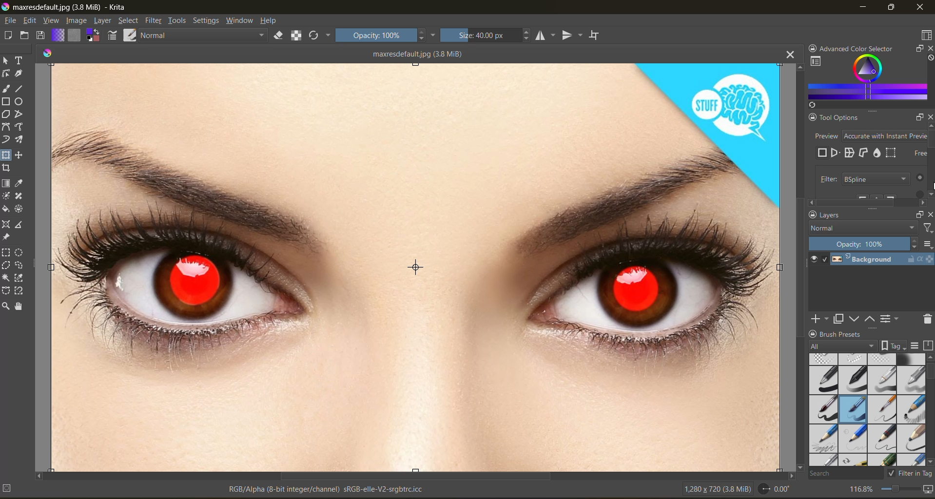 The height and width of the screenshot is (499, 935). Describe the element at coordinates (844, 474) in the screenshot. I see `search` at that location.